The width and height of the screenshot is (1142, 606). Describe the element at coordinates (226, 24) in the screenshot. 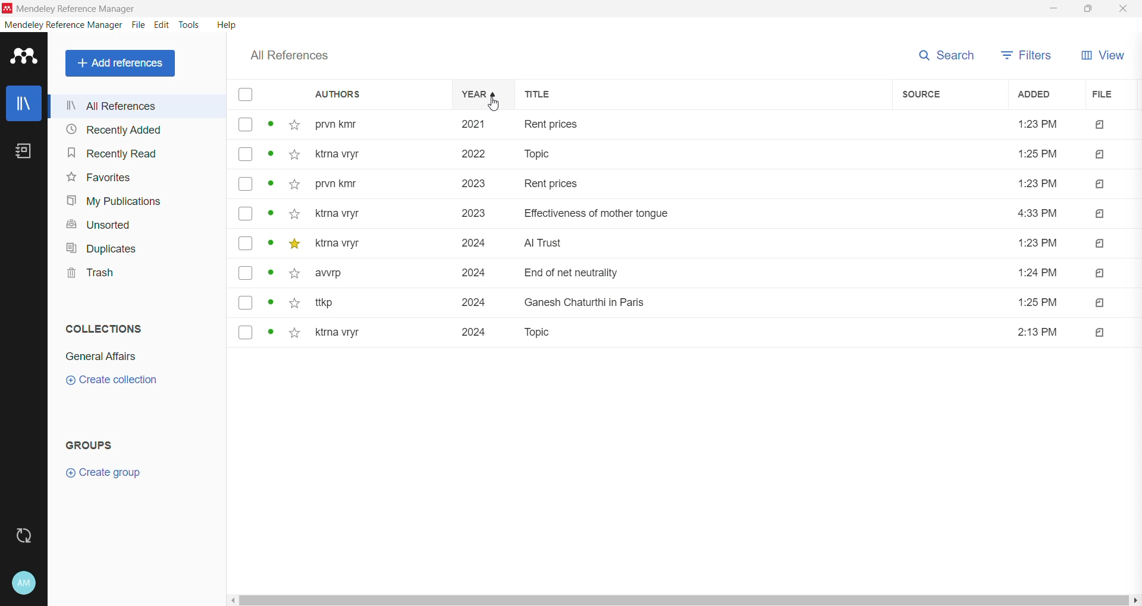

I see `Help` at that location.